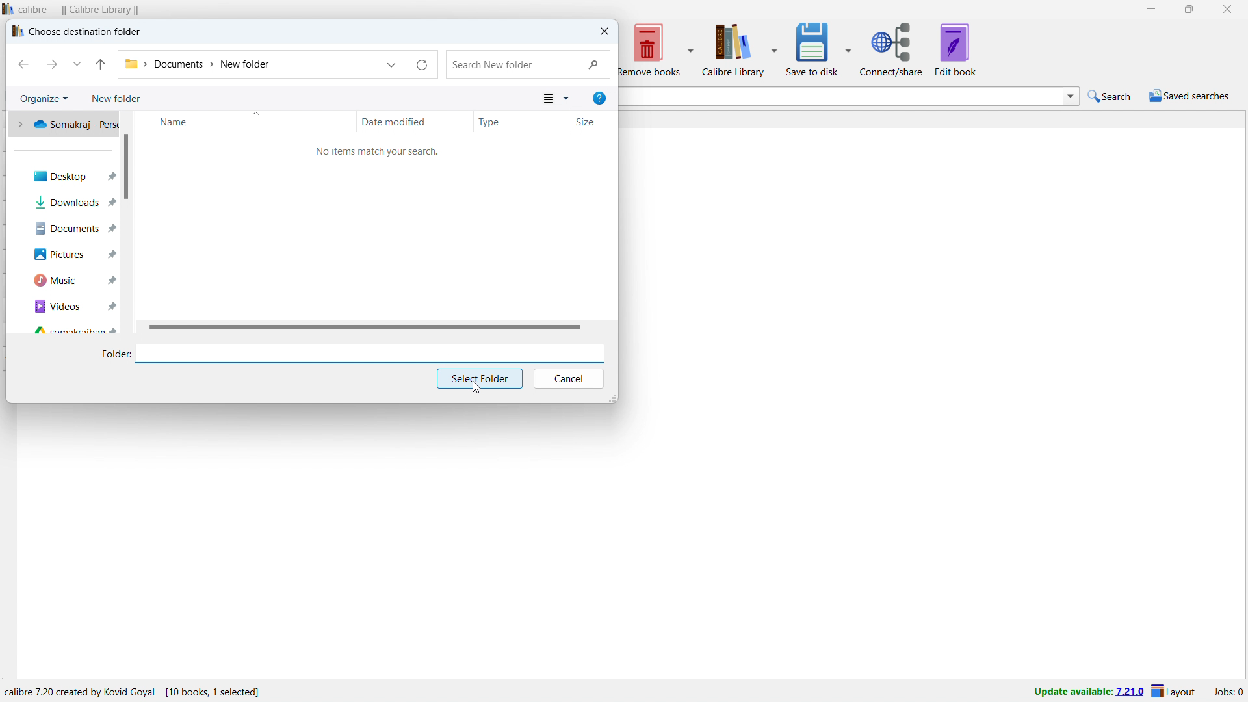  What do you see at coordinates (690, 48) in the screenshot?
I see `remove books options` at bounding box center [690, 48].